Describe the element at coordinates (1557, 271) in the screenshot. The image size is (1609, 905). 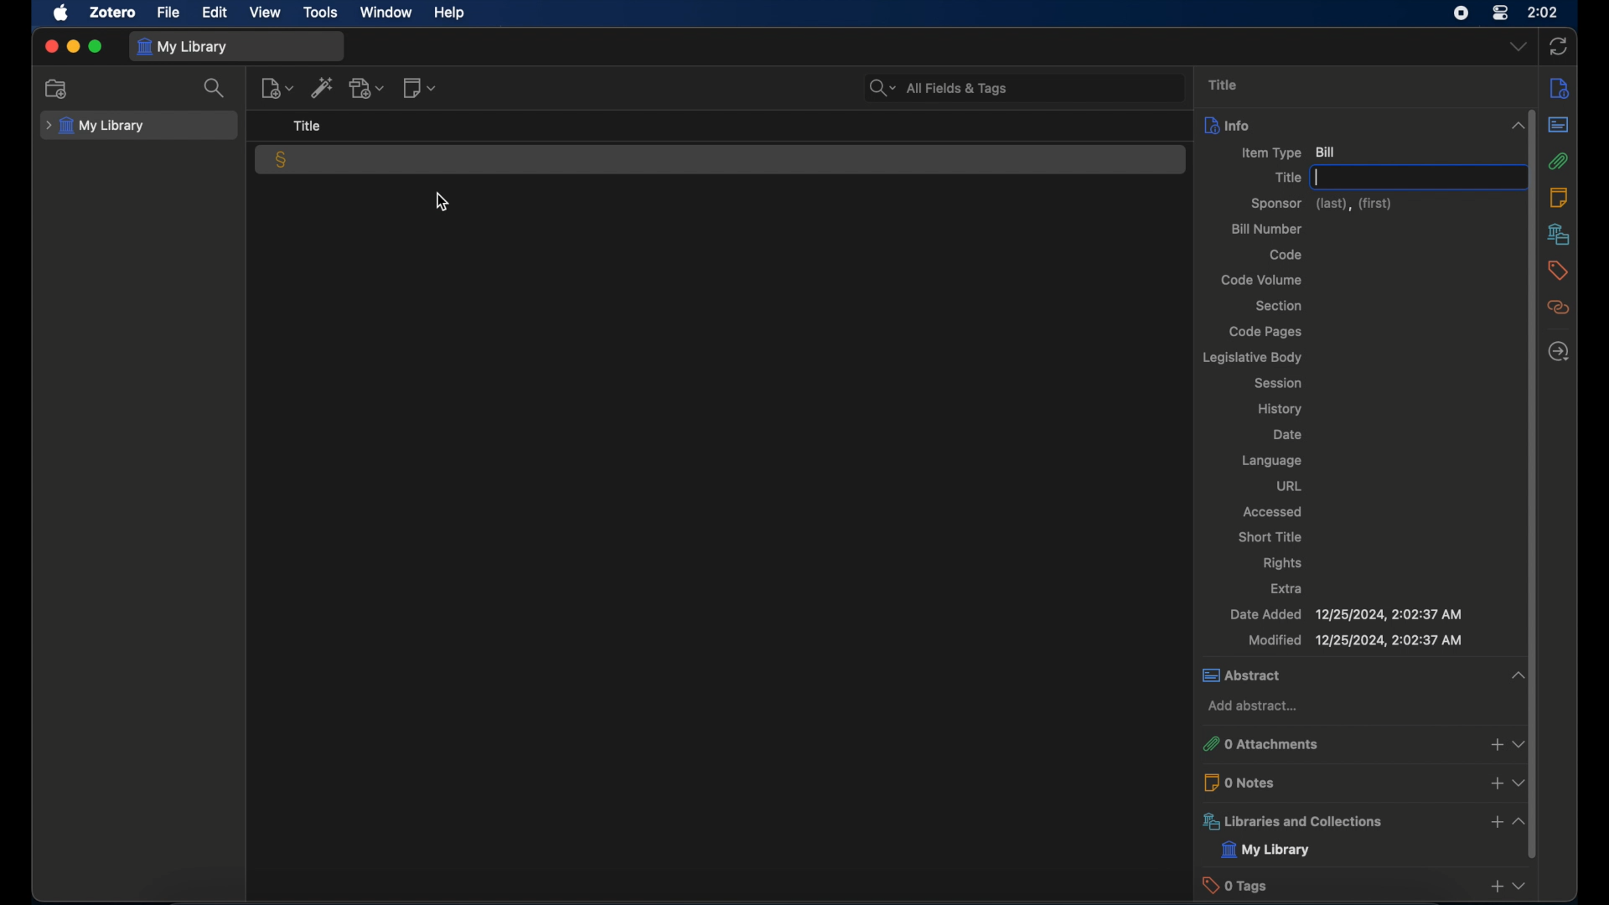
I see `tags` at that location.